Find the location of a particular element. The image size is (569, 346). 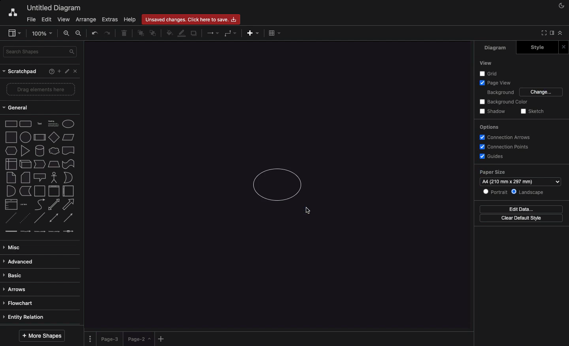

circle is located at coordinates (25, 137).